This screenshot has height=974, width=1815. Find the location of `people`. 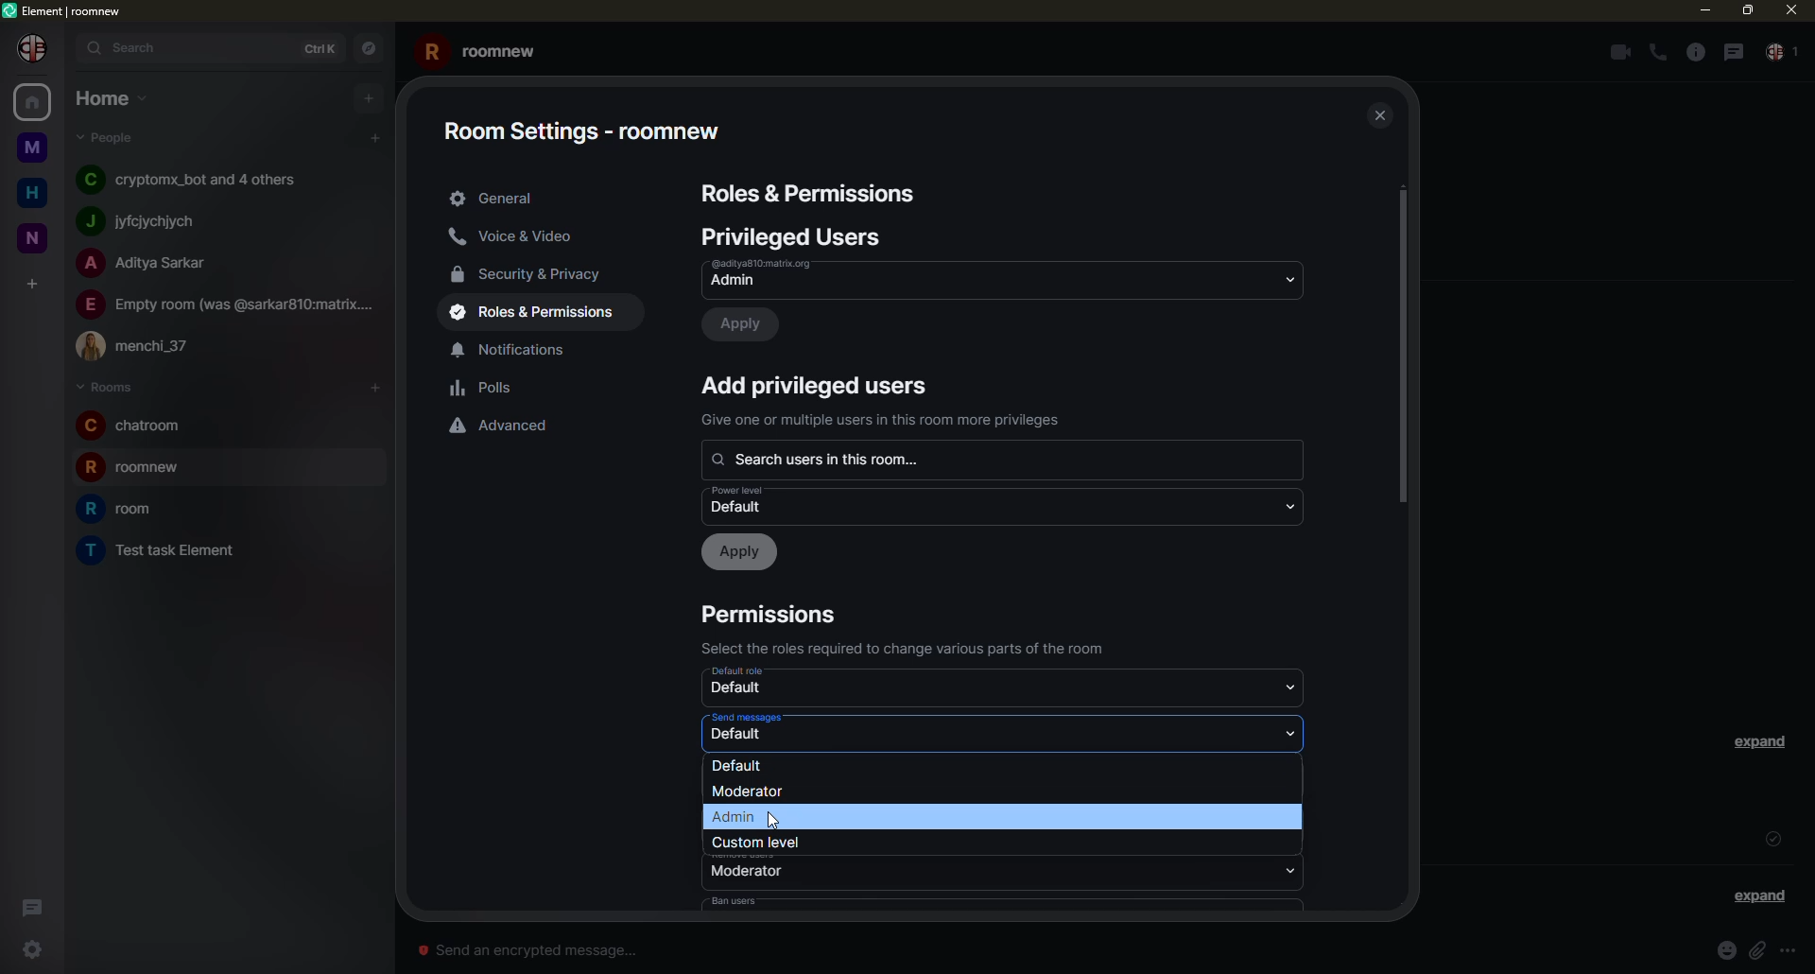

people is located at coordinates (228, 303).